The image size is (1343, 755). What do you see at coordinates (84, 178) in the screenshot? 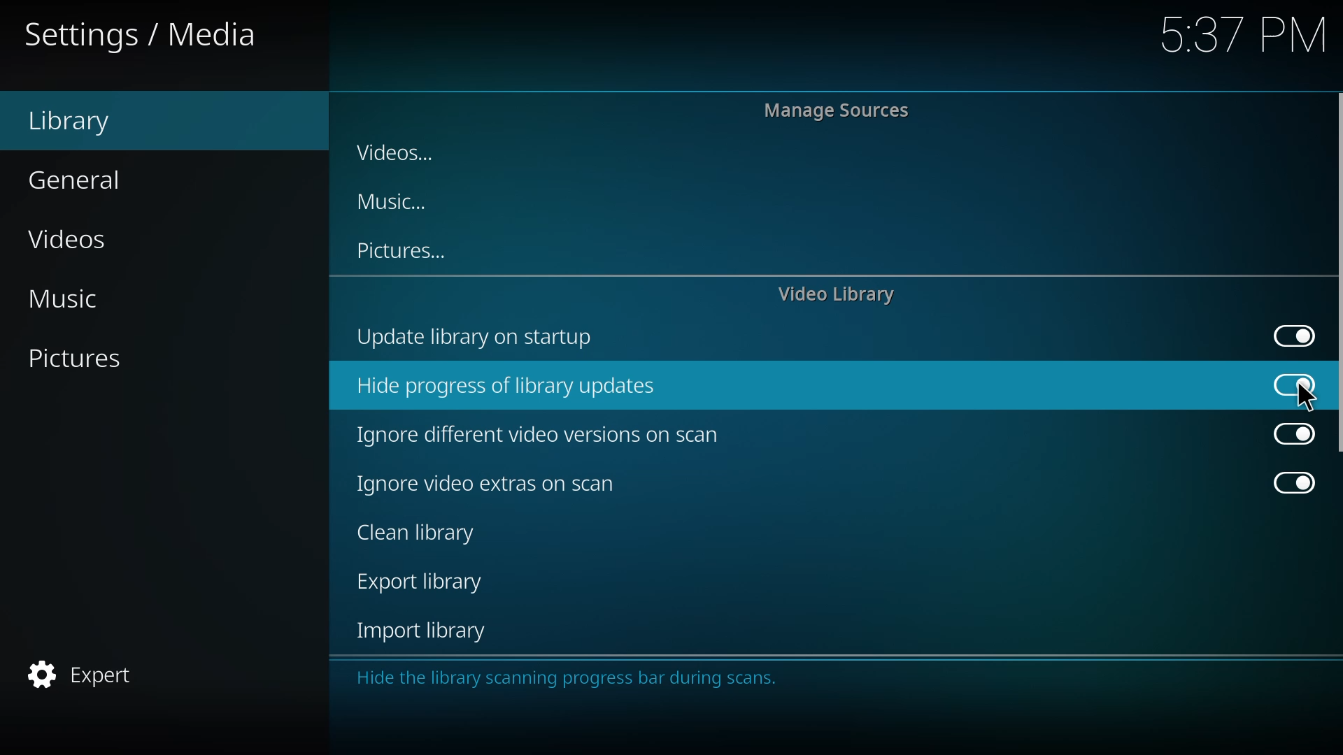
I see `general` at bounding box center [84, 178].